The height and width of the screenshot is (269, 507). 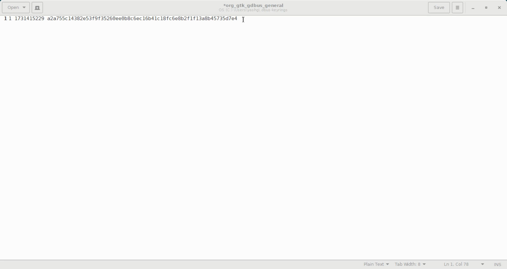 What do you see at coordinates (37, 7) in the screenshot?
I see `Create a new document` at bounding box center [37, 7].